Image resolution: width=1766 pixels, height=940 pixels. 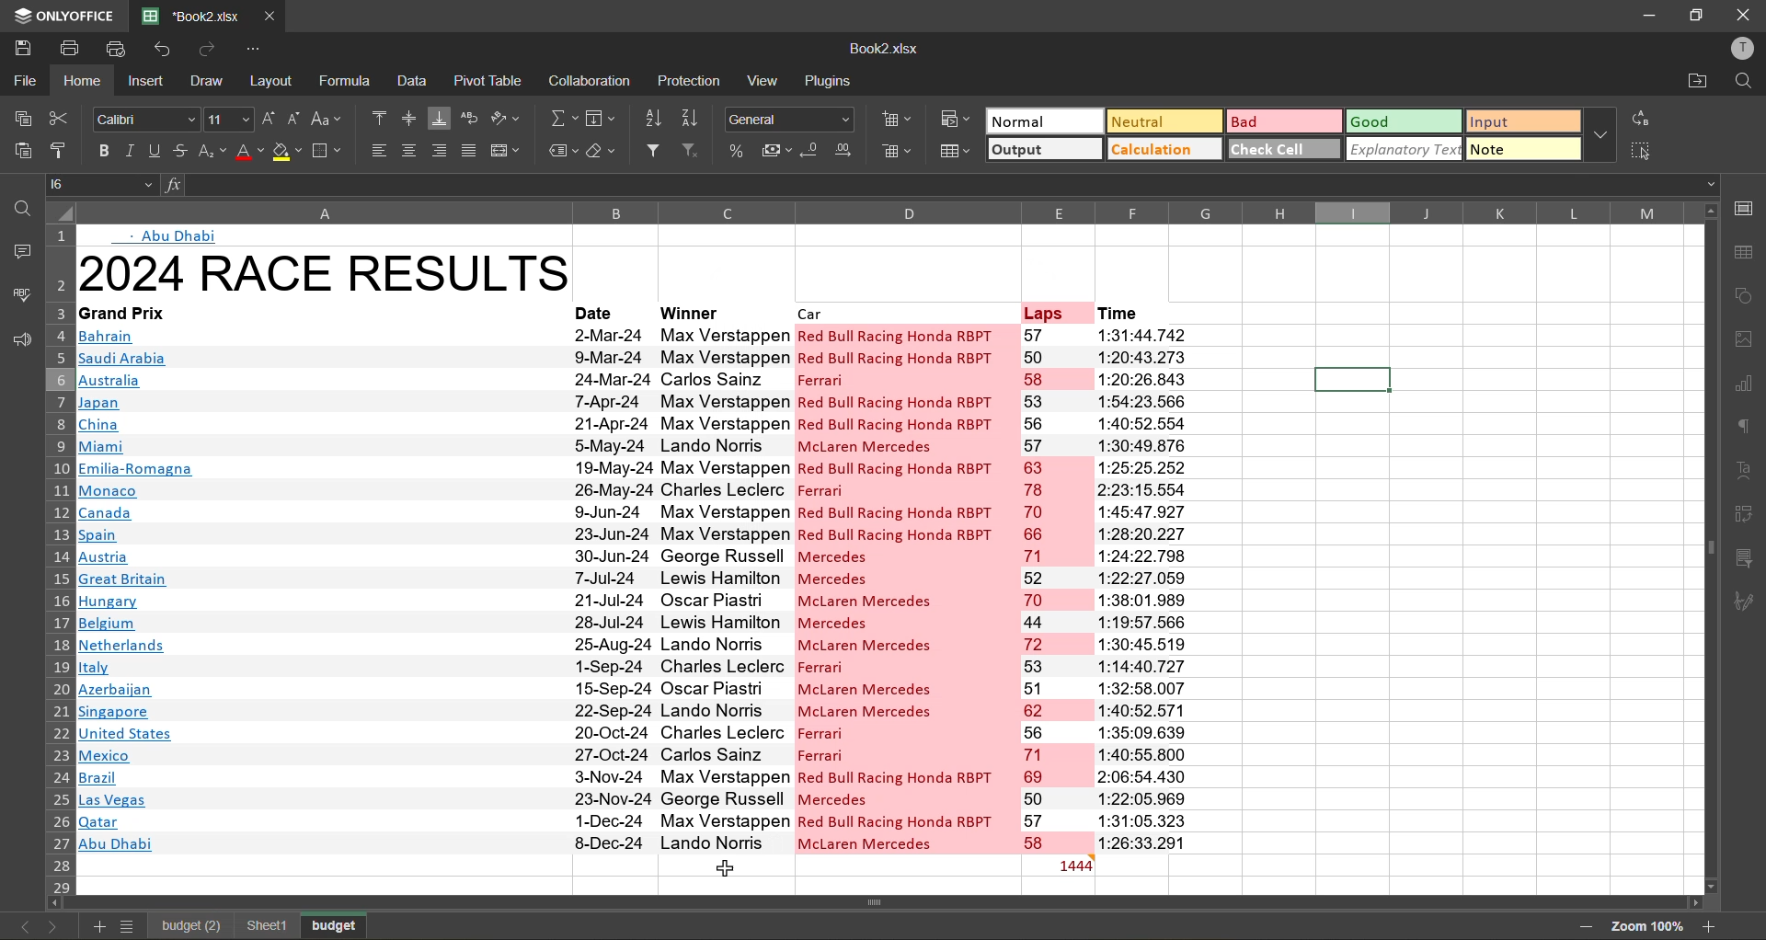 I want to click on laps, so click(x=1055, y=589).